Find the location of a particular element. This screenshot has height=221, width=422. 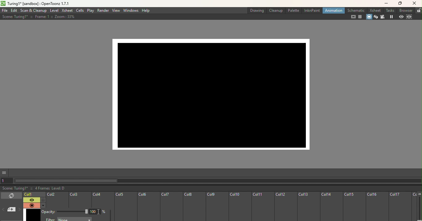

Previous memo is located at coordinates (4, 210).